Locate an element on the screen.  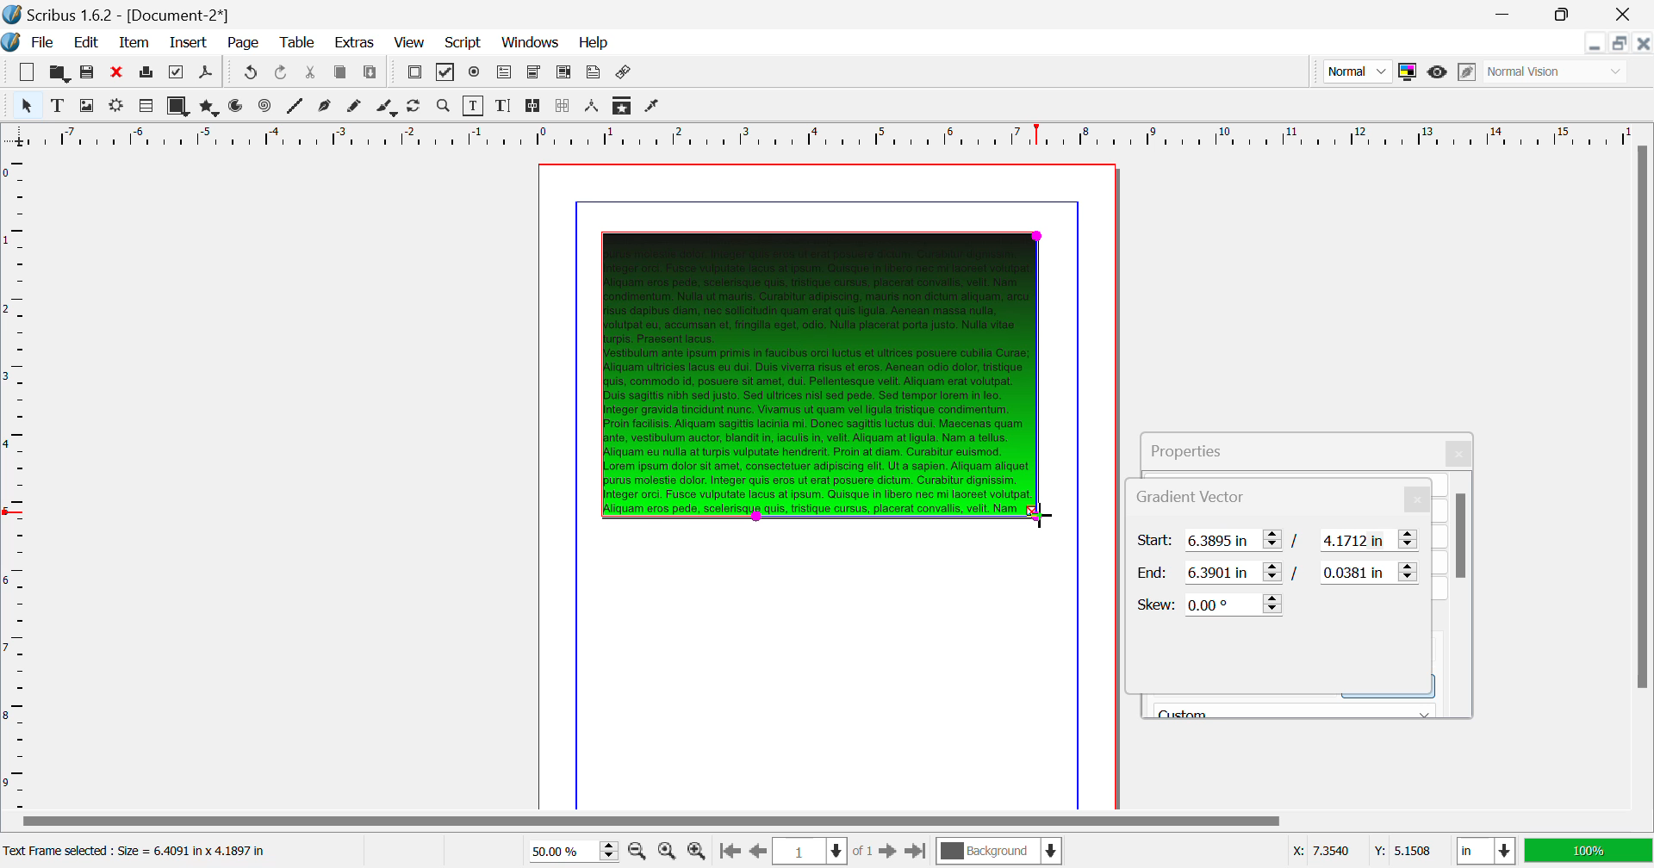
Gradient Vector Start is located at coordinates (1278, 541).